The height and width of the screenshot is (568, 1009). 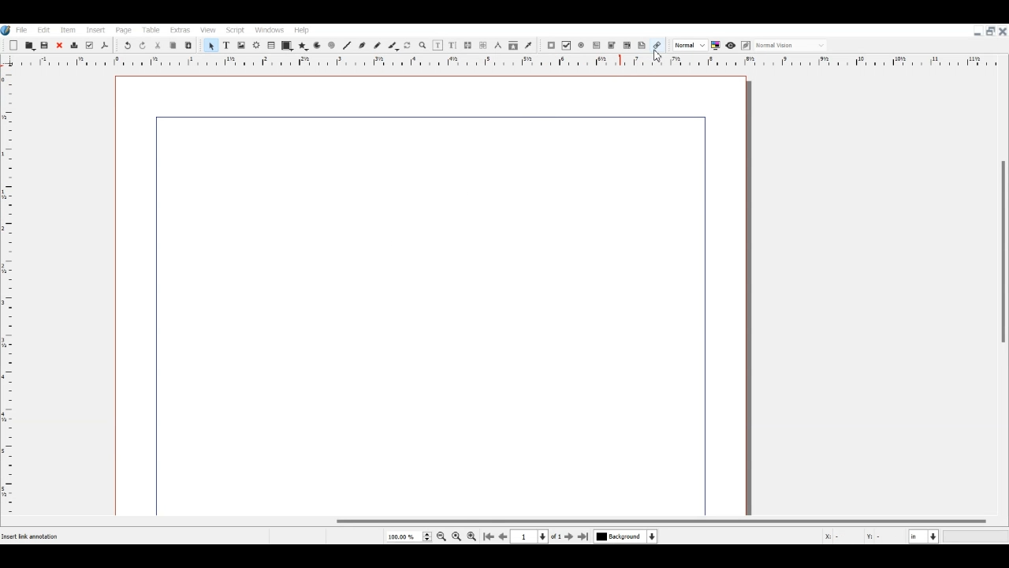 What do you see at coordinates (66, 30) in the screenshot?
I see `Item` at bounding box center [66, 30].